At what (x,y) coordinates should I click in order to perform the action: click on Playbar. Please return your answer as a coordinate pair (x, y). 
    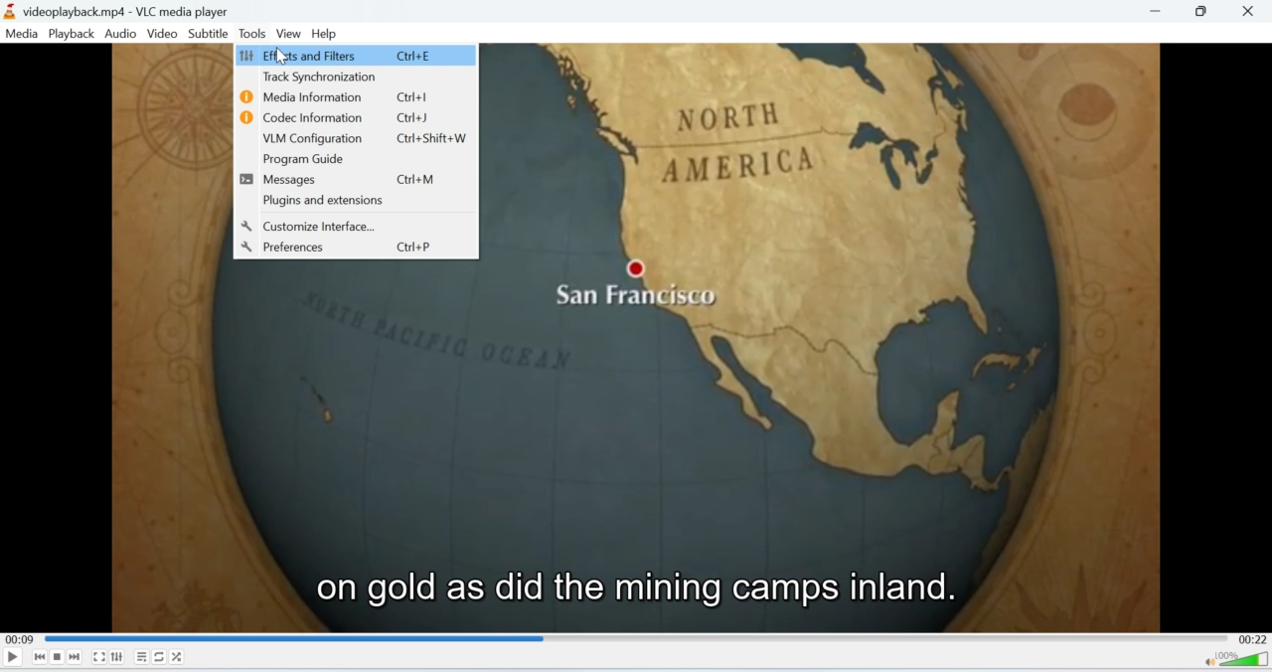
    Looking at the image, I should click on (636, 637).